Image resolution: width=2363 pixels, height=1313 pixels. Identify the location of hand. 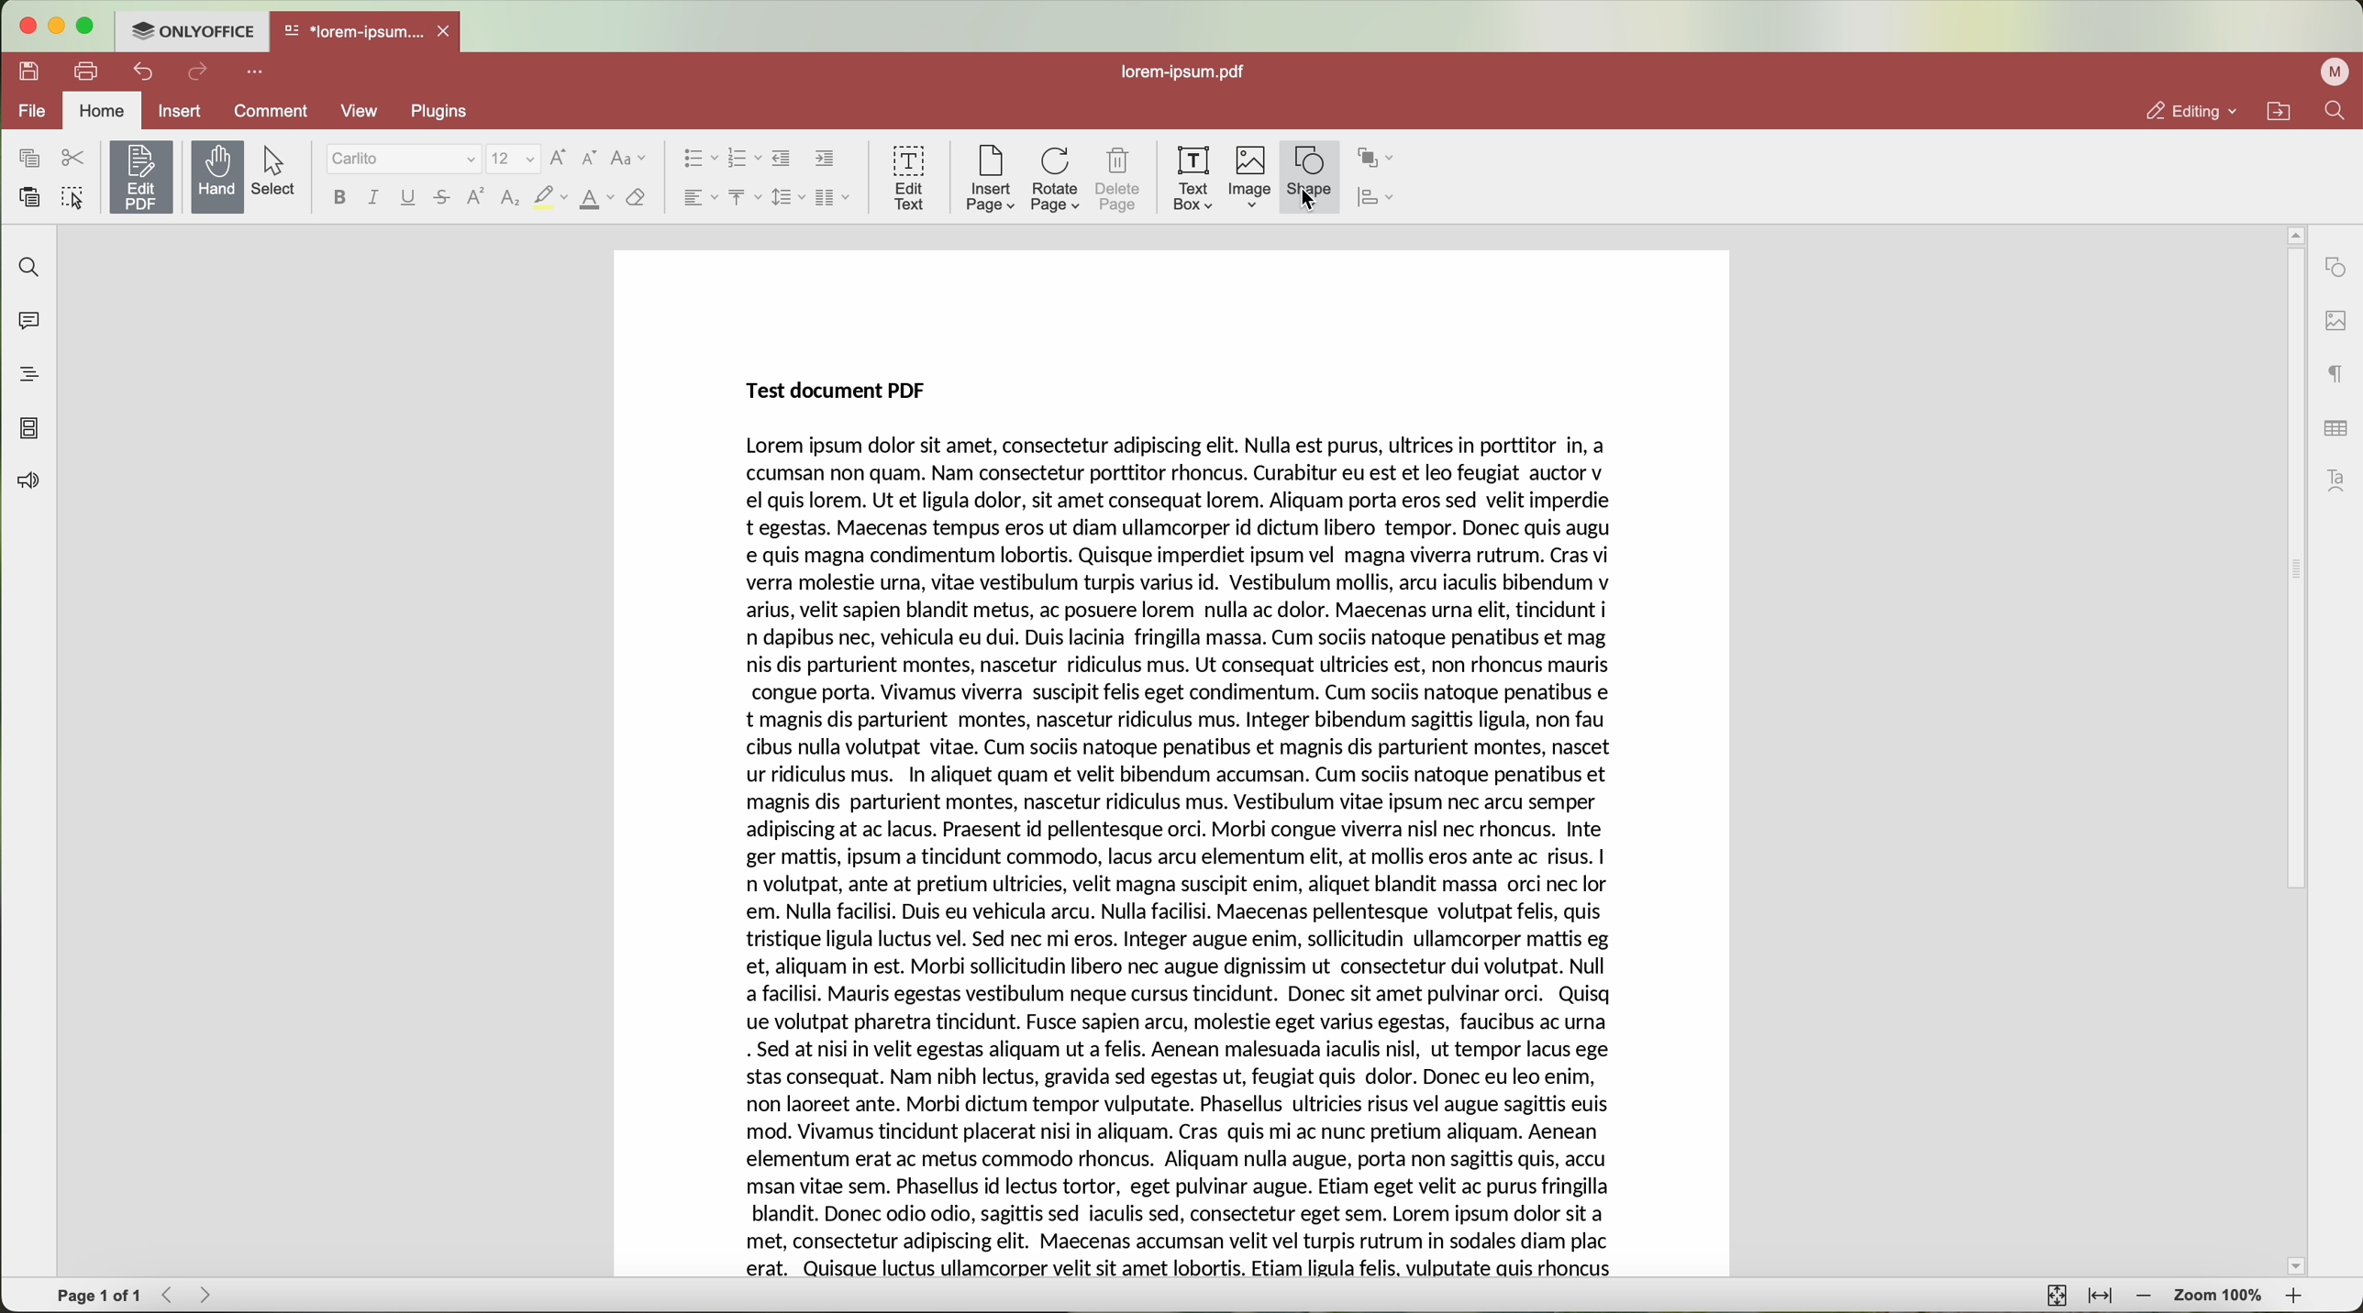
(217, 176).